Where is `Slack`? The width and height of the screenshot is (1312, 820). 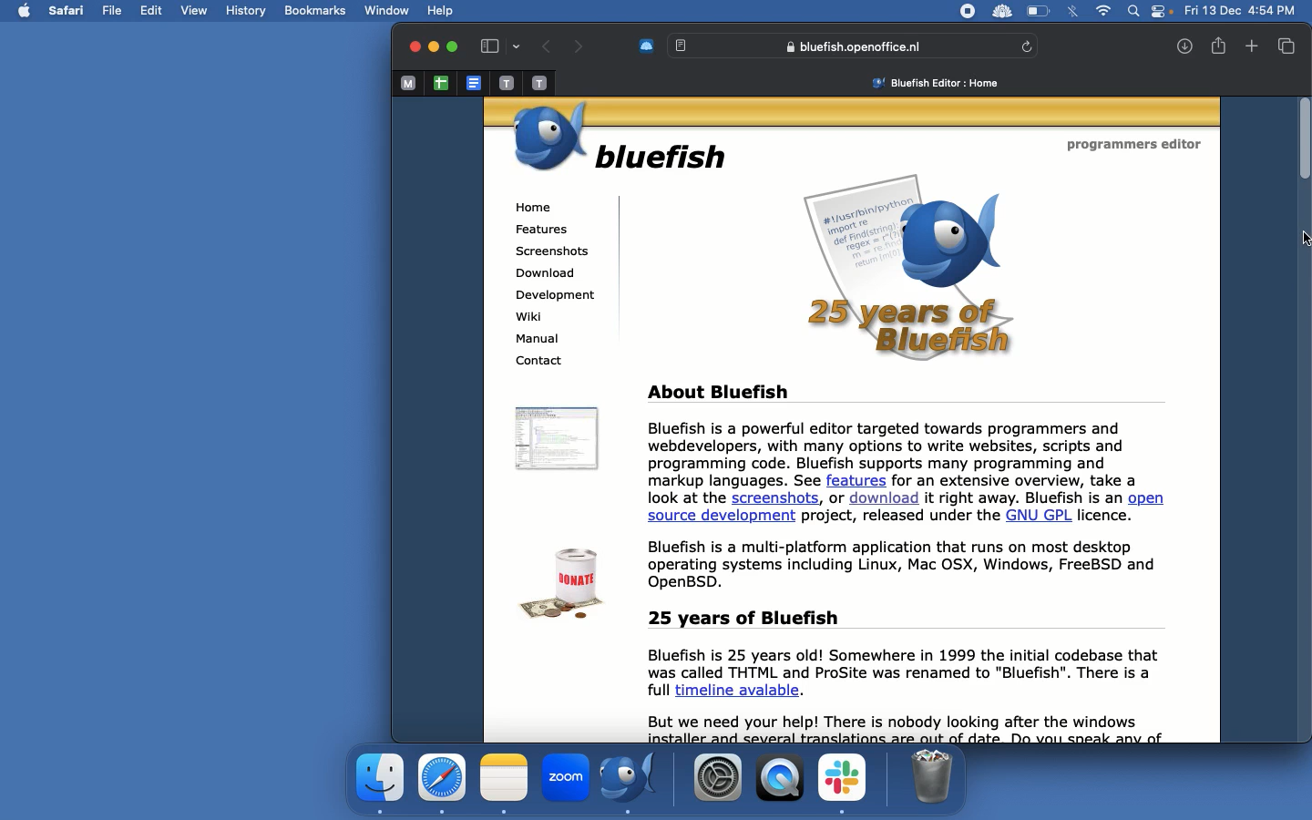 Slack is located at coordinates (842, 782).